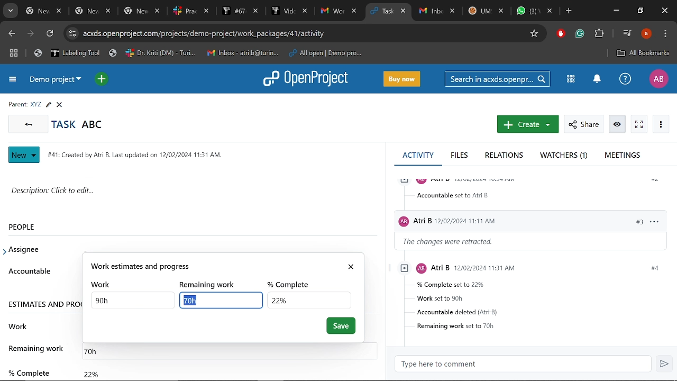  Describe the element at coordinates (498, 219) in the screenshot. I see `Users` at that location.